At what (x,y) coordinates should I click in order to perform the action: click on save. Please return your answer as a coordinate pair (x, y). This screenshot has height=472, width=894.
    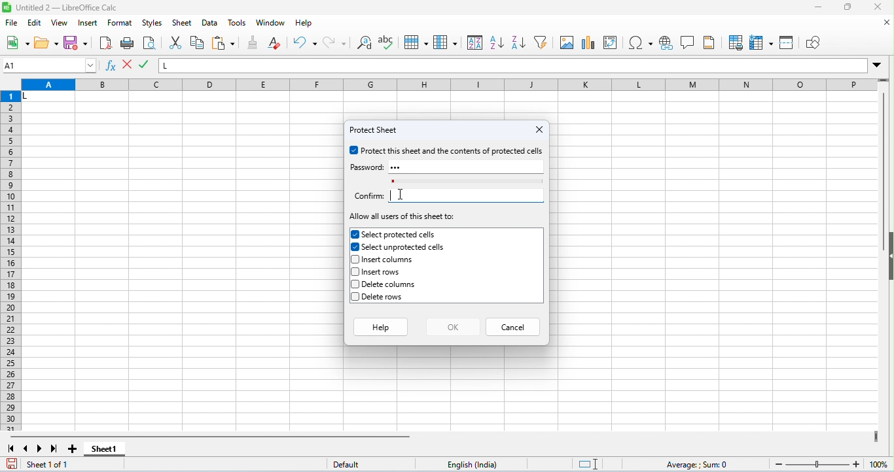
    Looking at the image, I should click on (76, 42).